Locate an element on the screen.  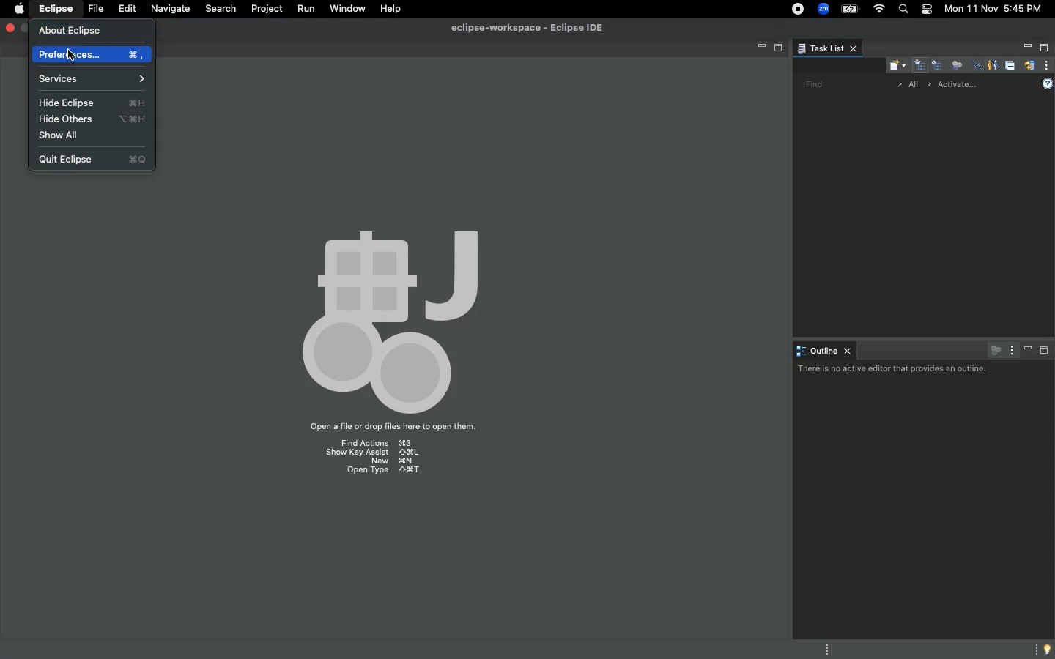
Window is located at coordinates (347, 9).